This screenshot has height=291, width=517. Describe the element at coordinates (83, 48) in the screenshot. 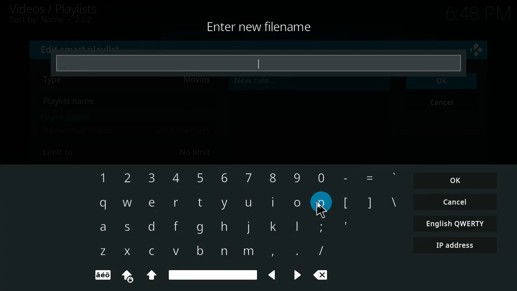

I see `edit smart playlist` at that location.